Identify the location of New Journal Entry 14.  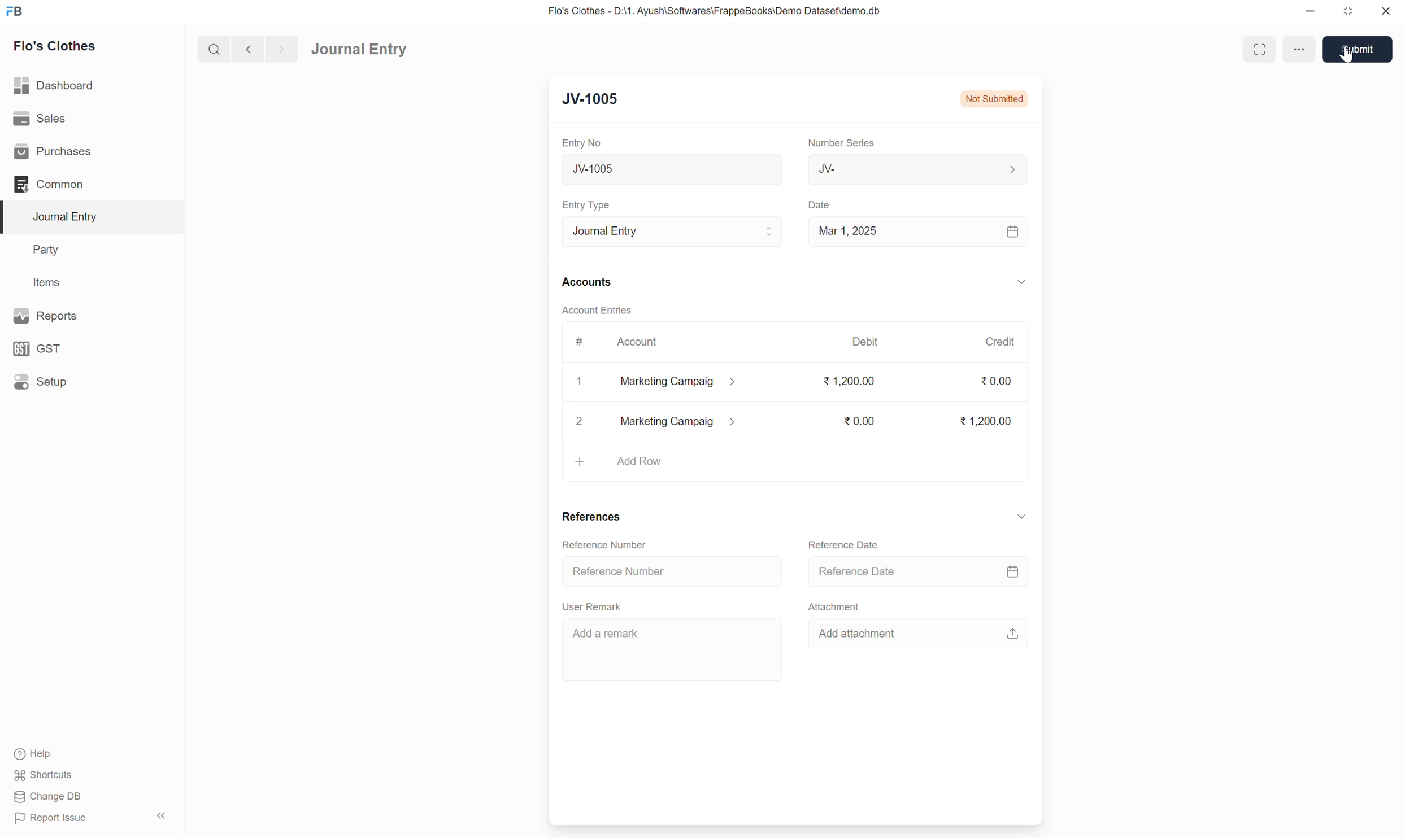
(645, 169).